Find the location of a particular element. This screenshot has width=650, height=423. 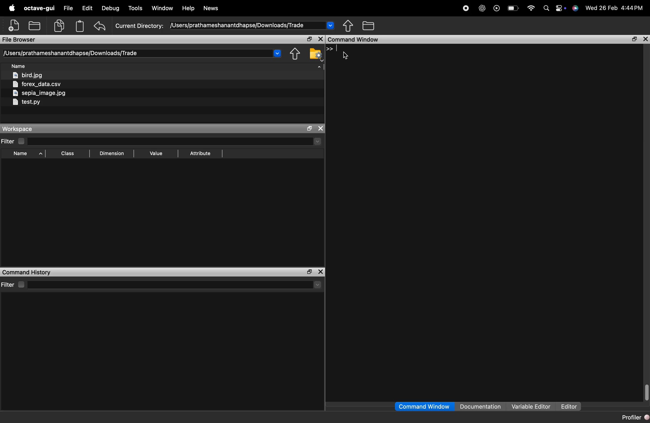

/Users/prathameshanantdhapse/Downloads/Trade is located at coordinates (238, 25).